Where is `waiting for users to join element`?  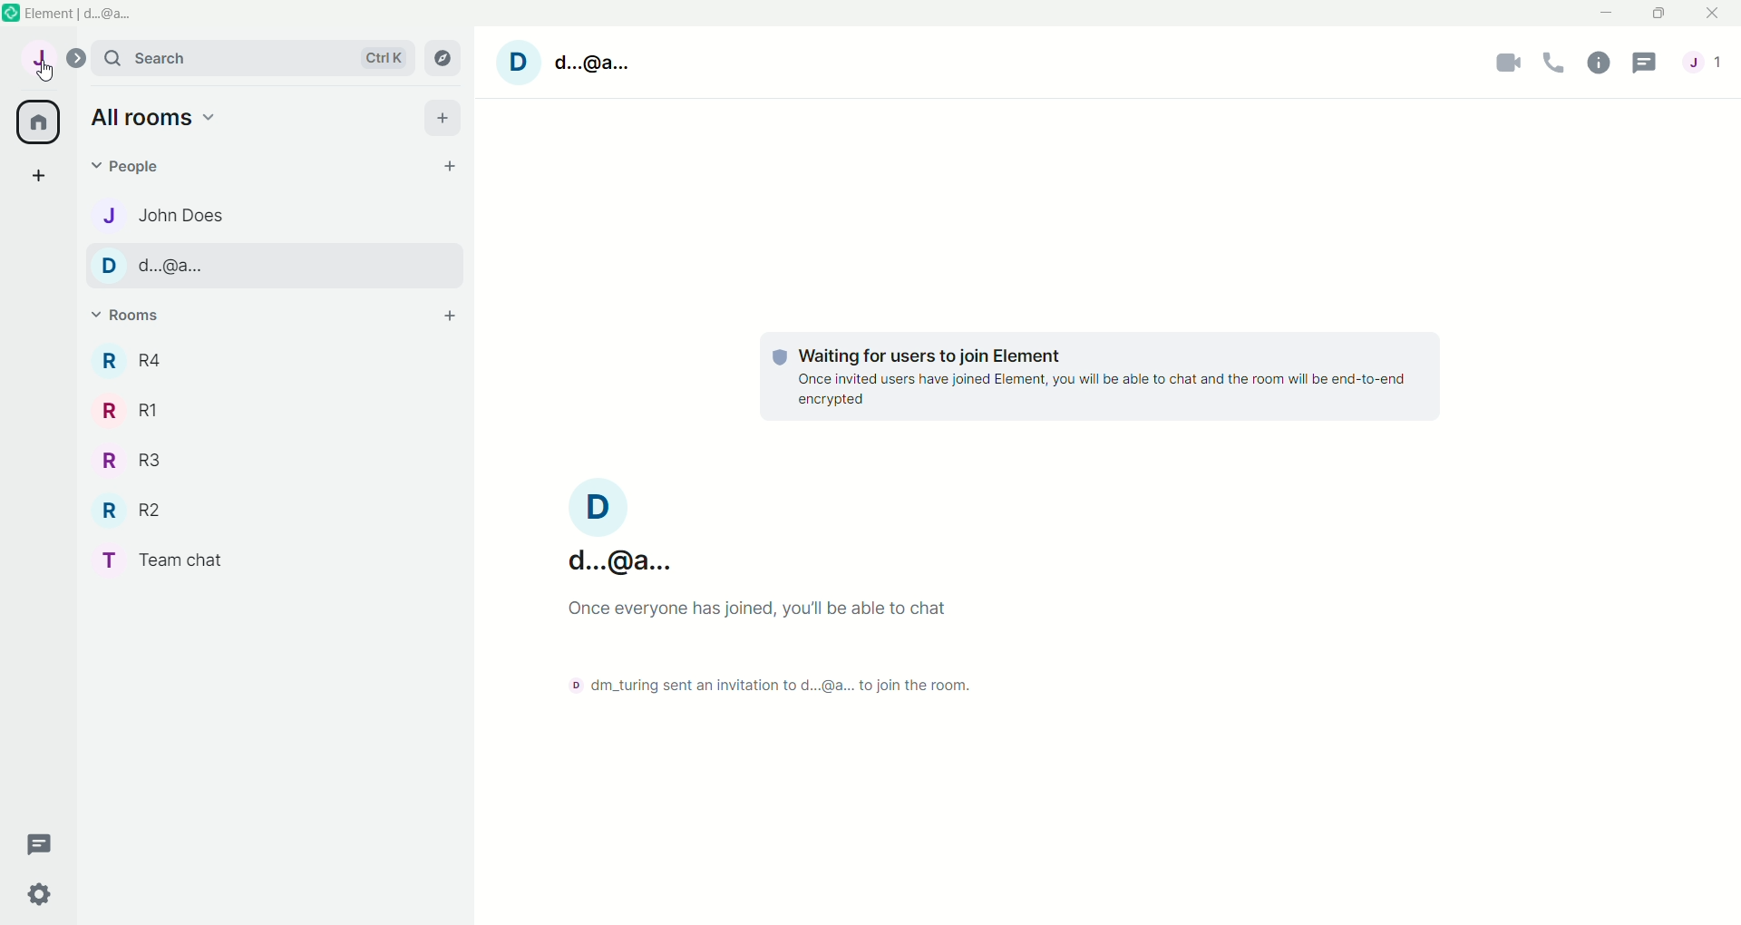
waiting for users to join element is located at coordinates (899, 350).